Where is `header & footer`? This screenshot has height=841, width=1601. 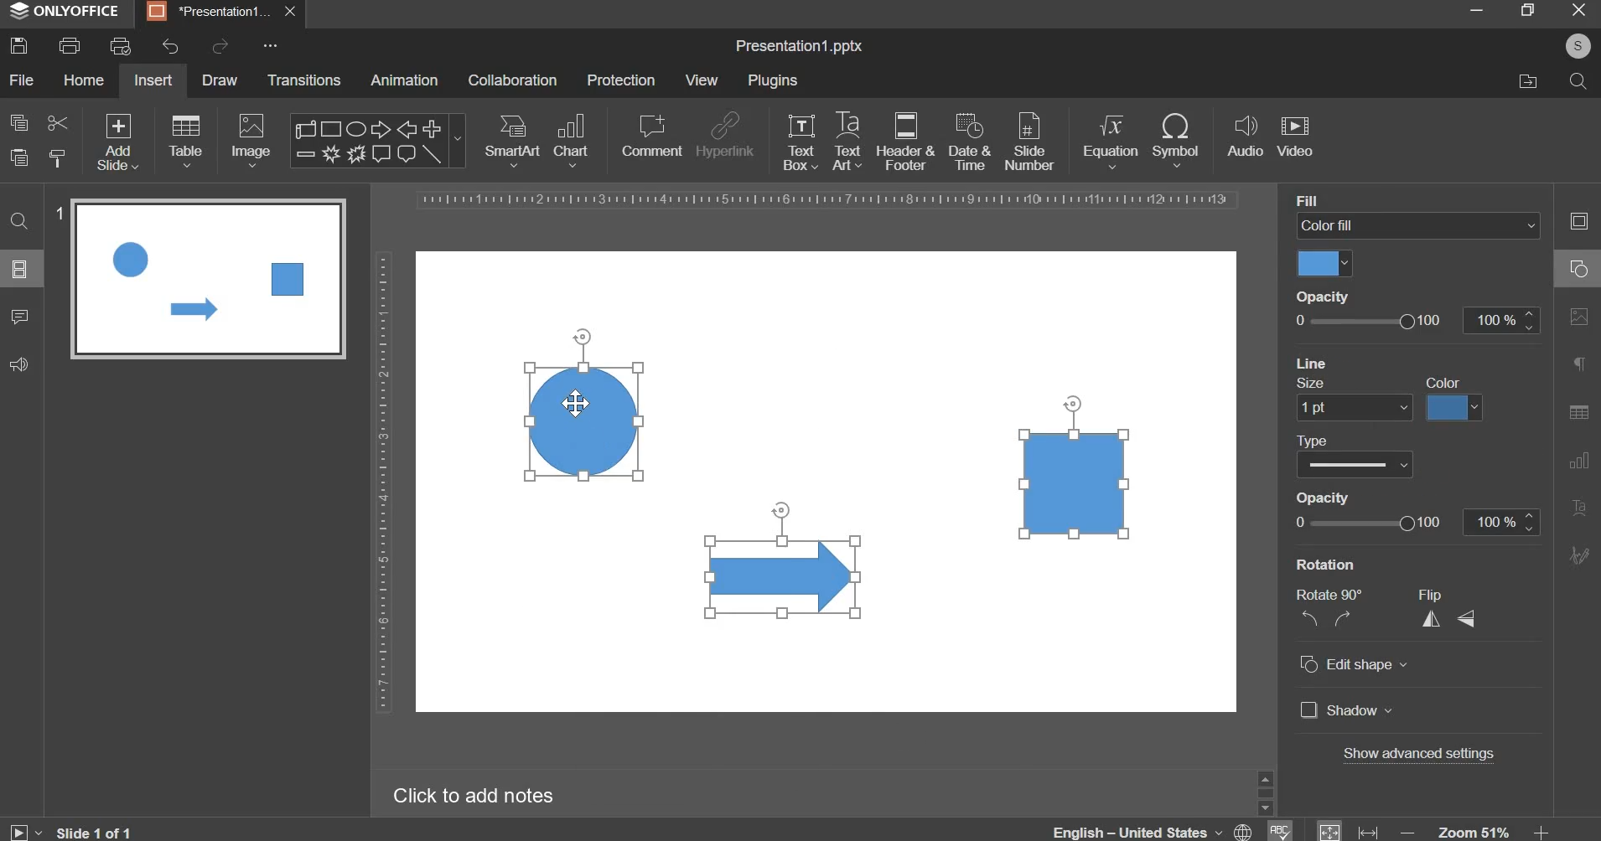 header & footer is located at coordinates (904, 141).